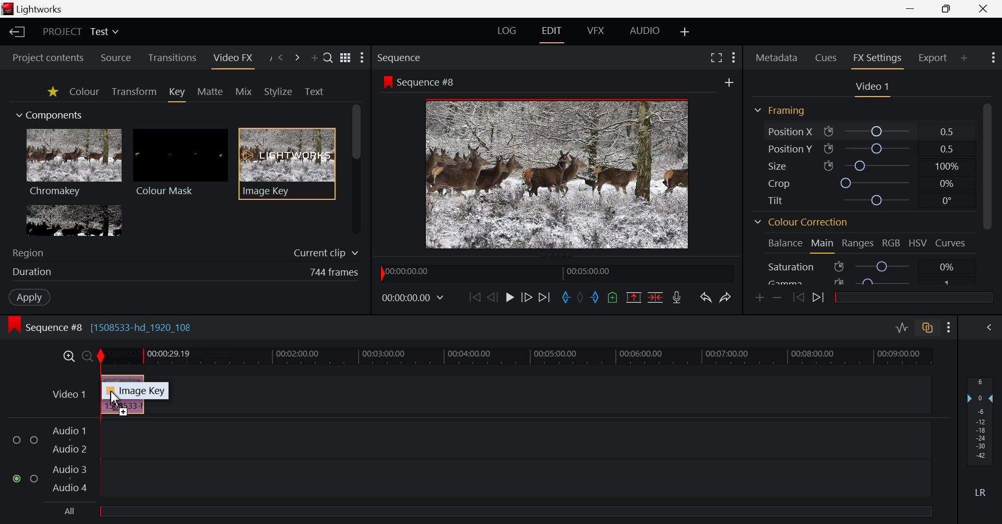 The height and width of the screenshot is (524, 1002). Describe the element at coordinates (828, 149) in the screenshot. I see `icon` at that location.